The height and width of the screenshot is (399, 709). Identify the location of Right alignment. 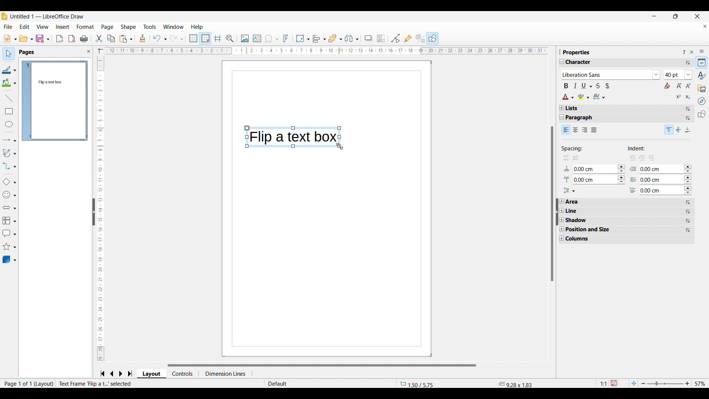
(585, 130).